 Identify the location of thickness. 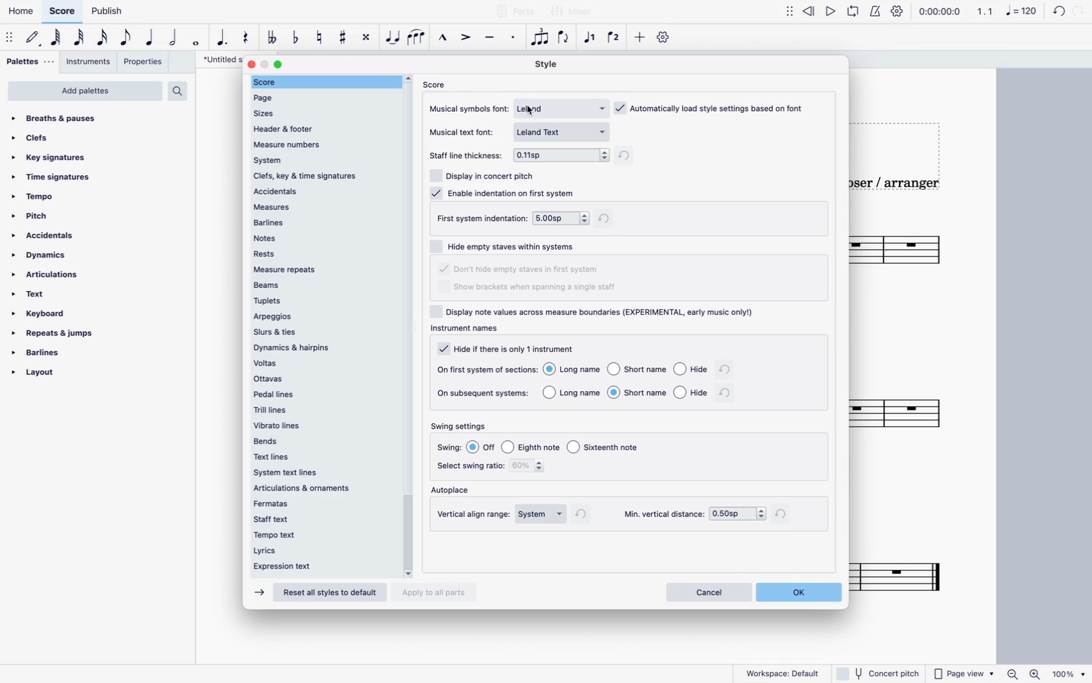
(562, 154).